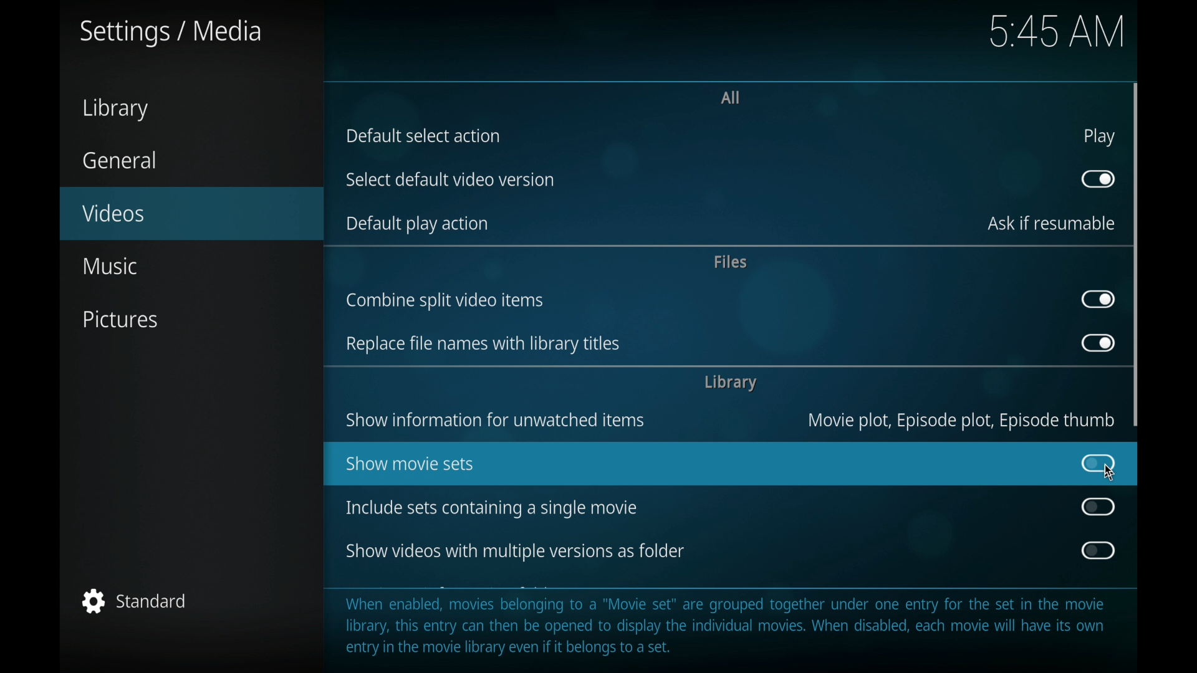 The image size is (1197, 673). Describe the element at coordinates (495, 420) in the screenshot. I see `show information ` at that location.